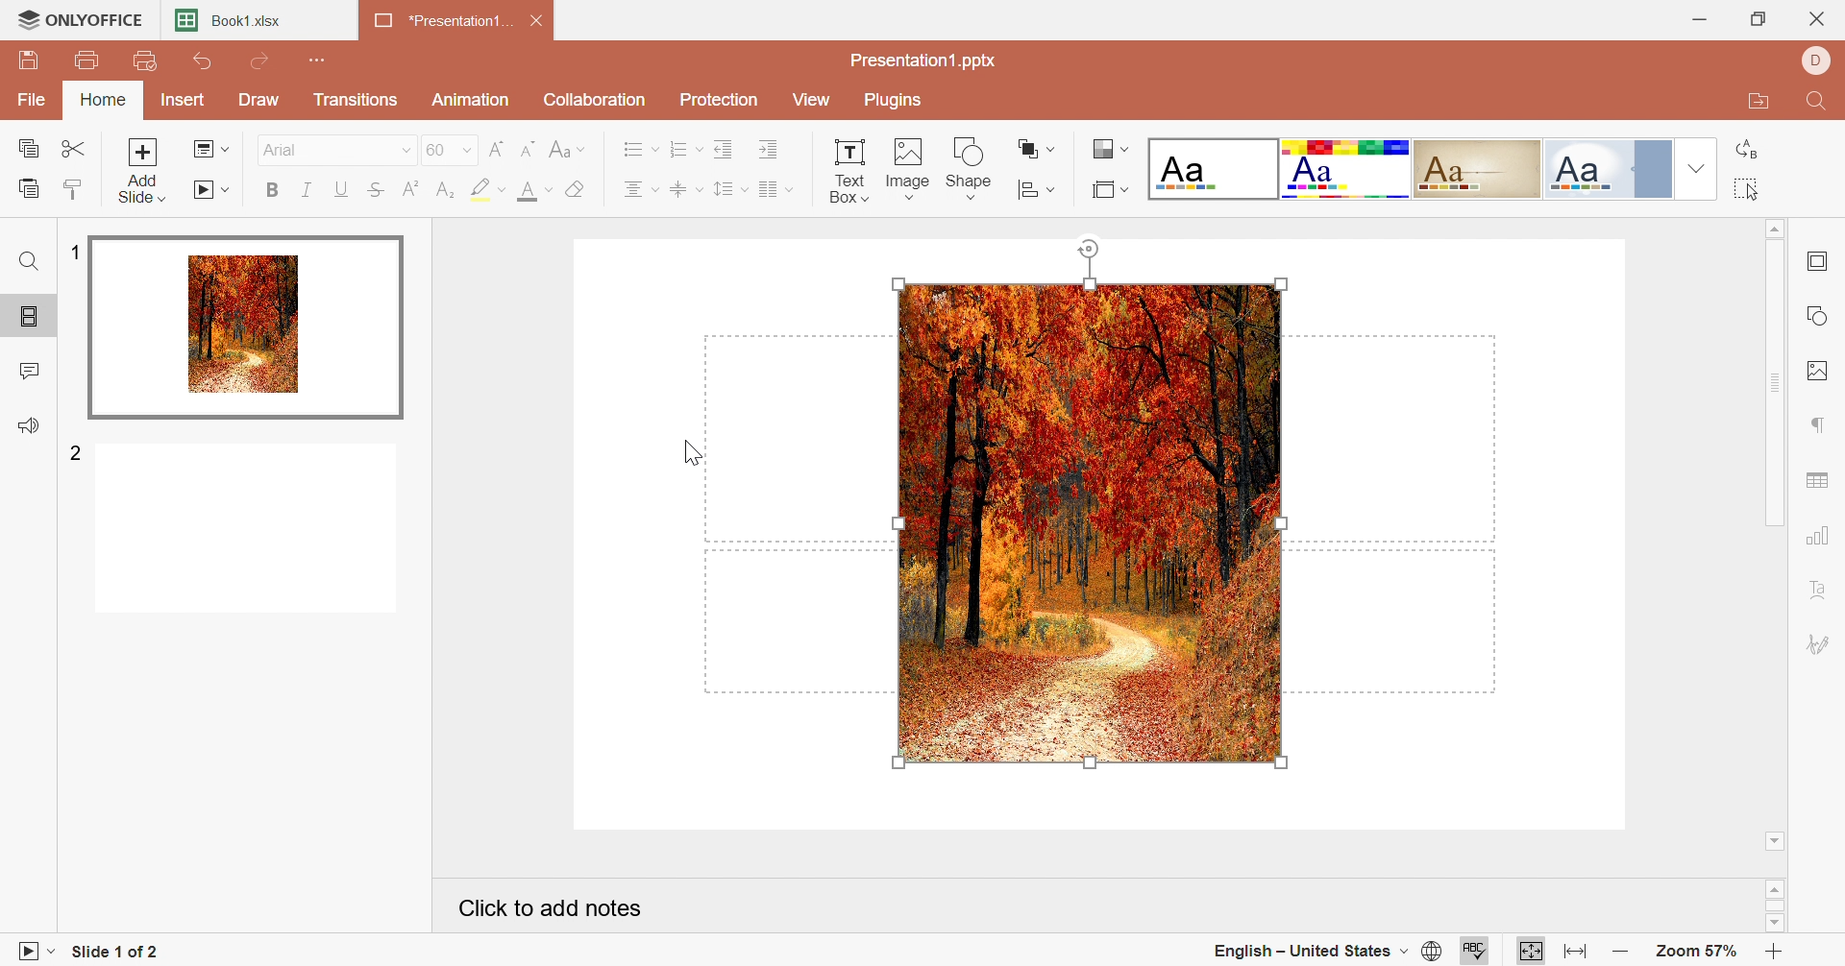 The height and width of the screenshot is (966, 1845). What do you see at coordinates (1773, 229) in the screenshot?
I see `Scroll Up` at bounding box center [1773, 229].